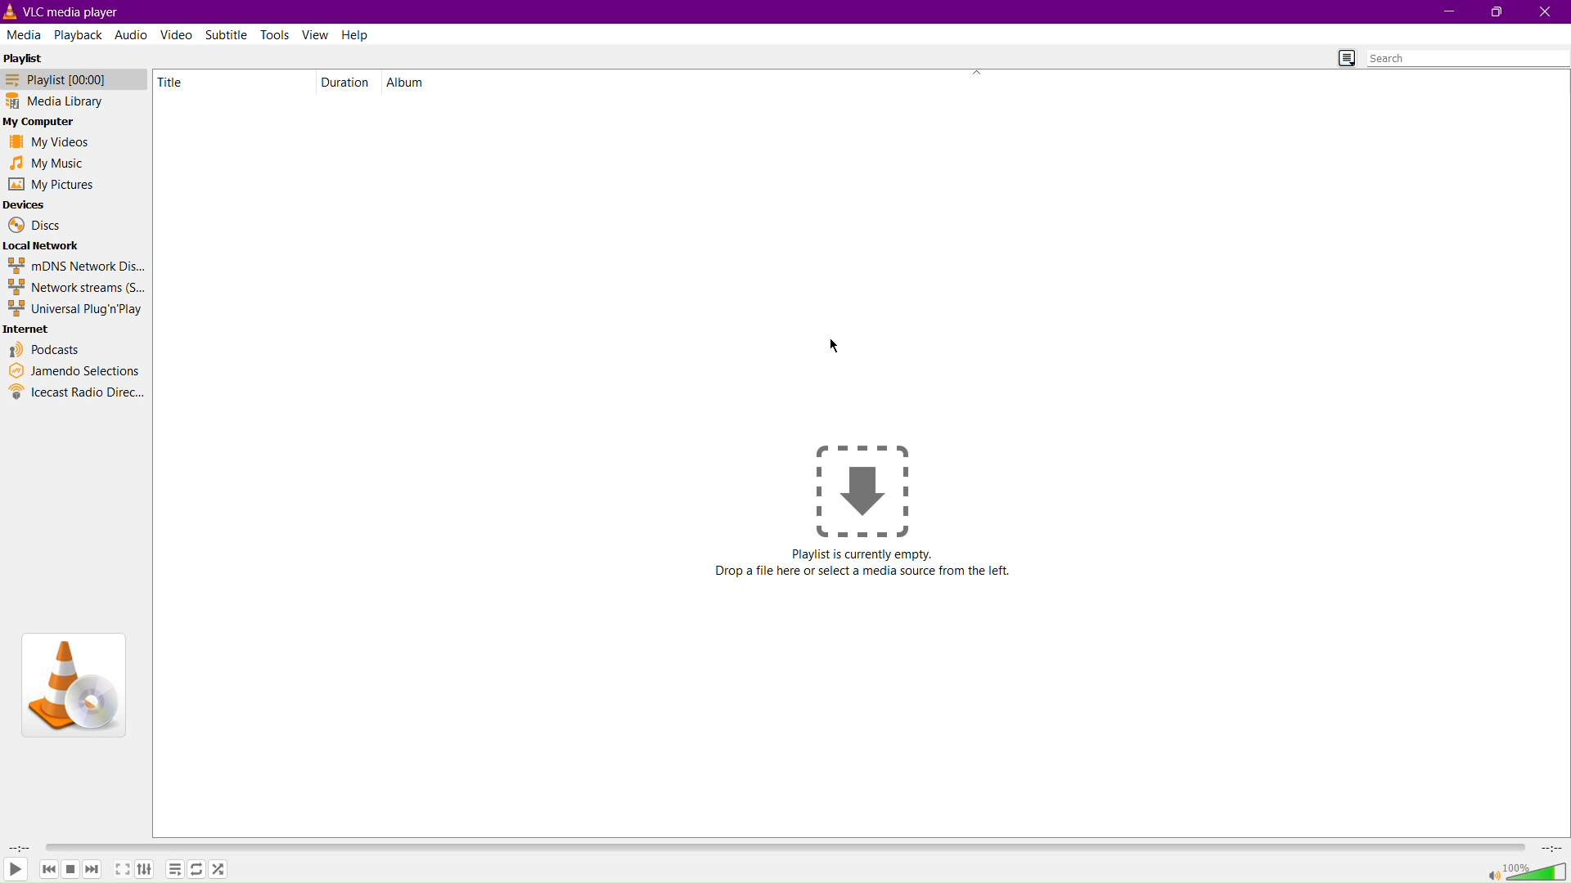 The image size is (1571, 883). What do you see at coordinates (72, 684) in the screenshot?
I see `VLC Logo` at bounding box center [72, 684].